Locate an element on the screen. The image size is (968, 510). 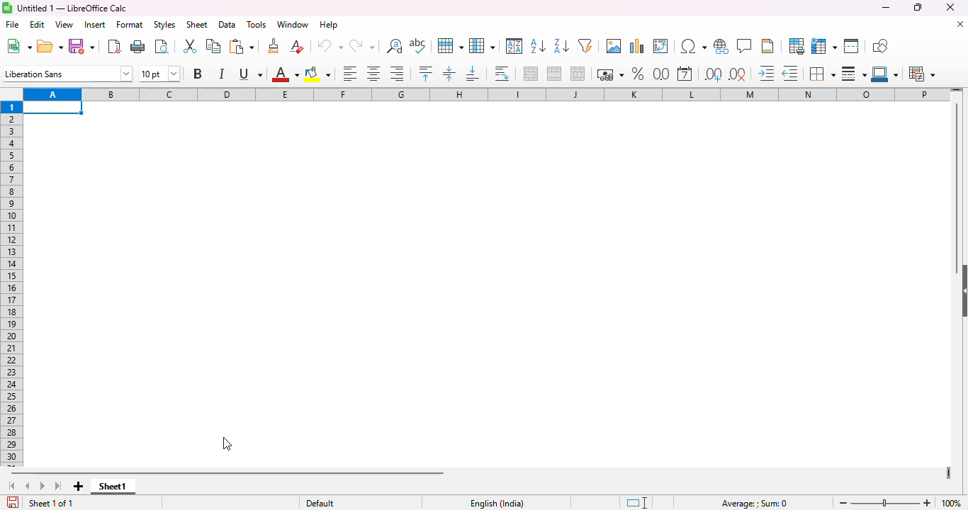
format as date is located at coordinates (686, 74).